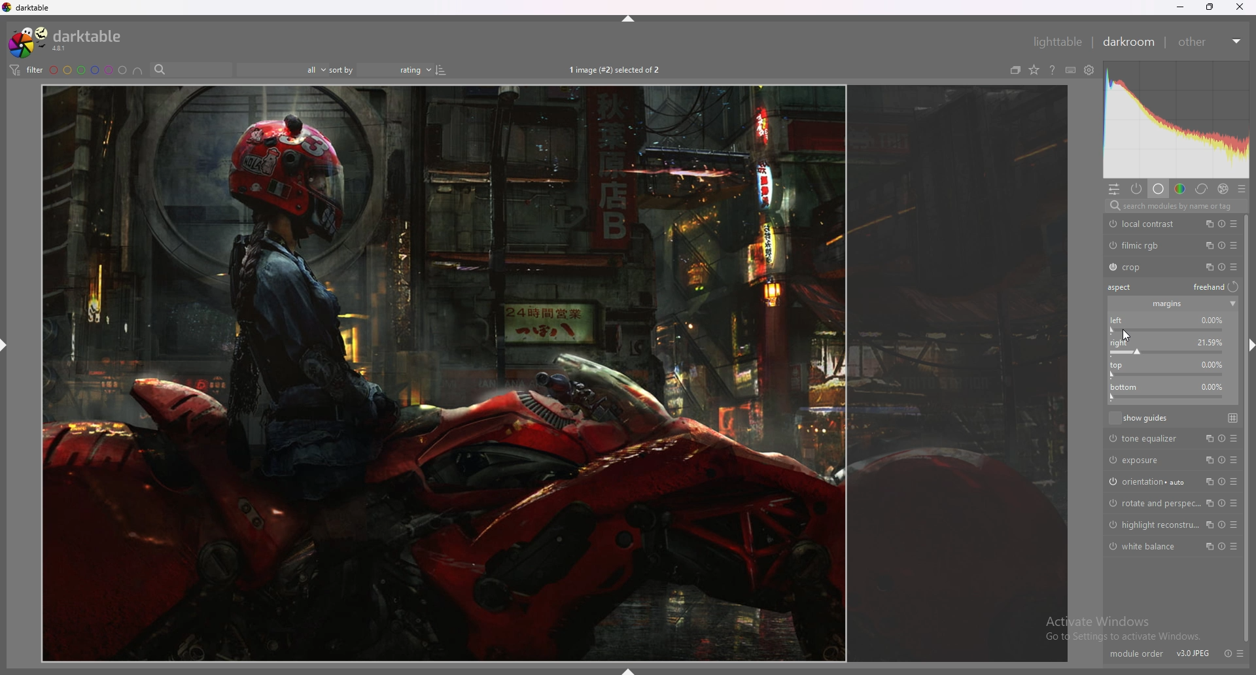 This screenshot has height=675, width=1256. What do you see at coordinates (342, 69) in the screenshot?
I see `sort by` at bounding box center [342, 69].